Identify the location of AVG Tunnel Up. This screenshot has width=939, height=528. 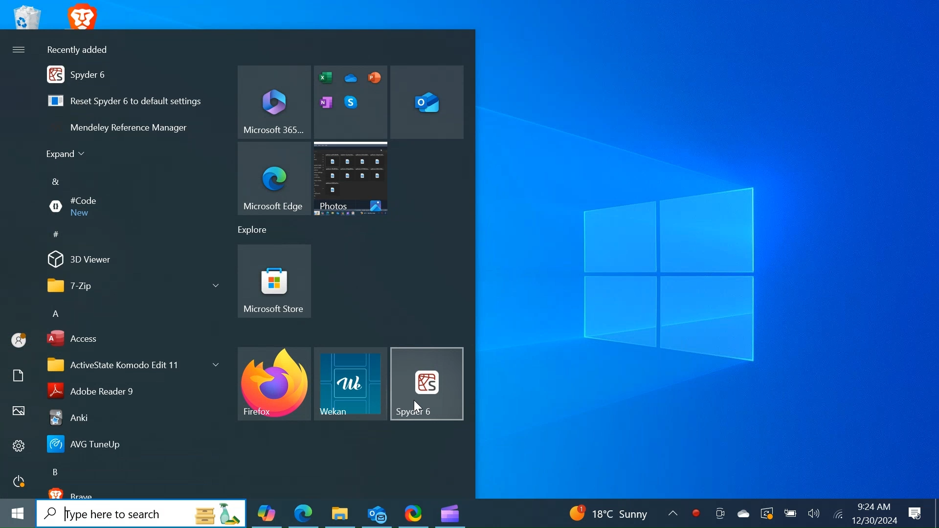
(128, 445).